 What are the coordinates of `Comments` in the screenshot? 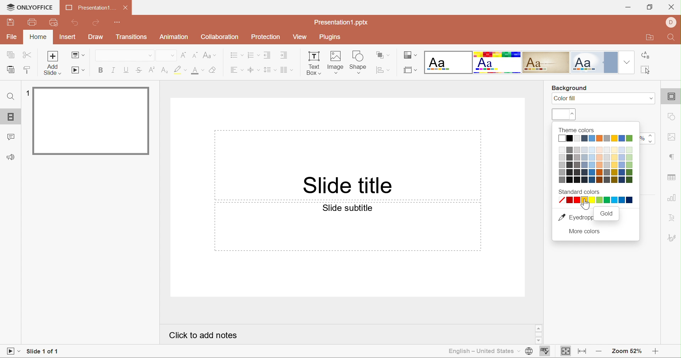 It's located at (10, 138).